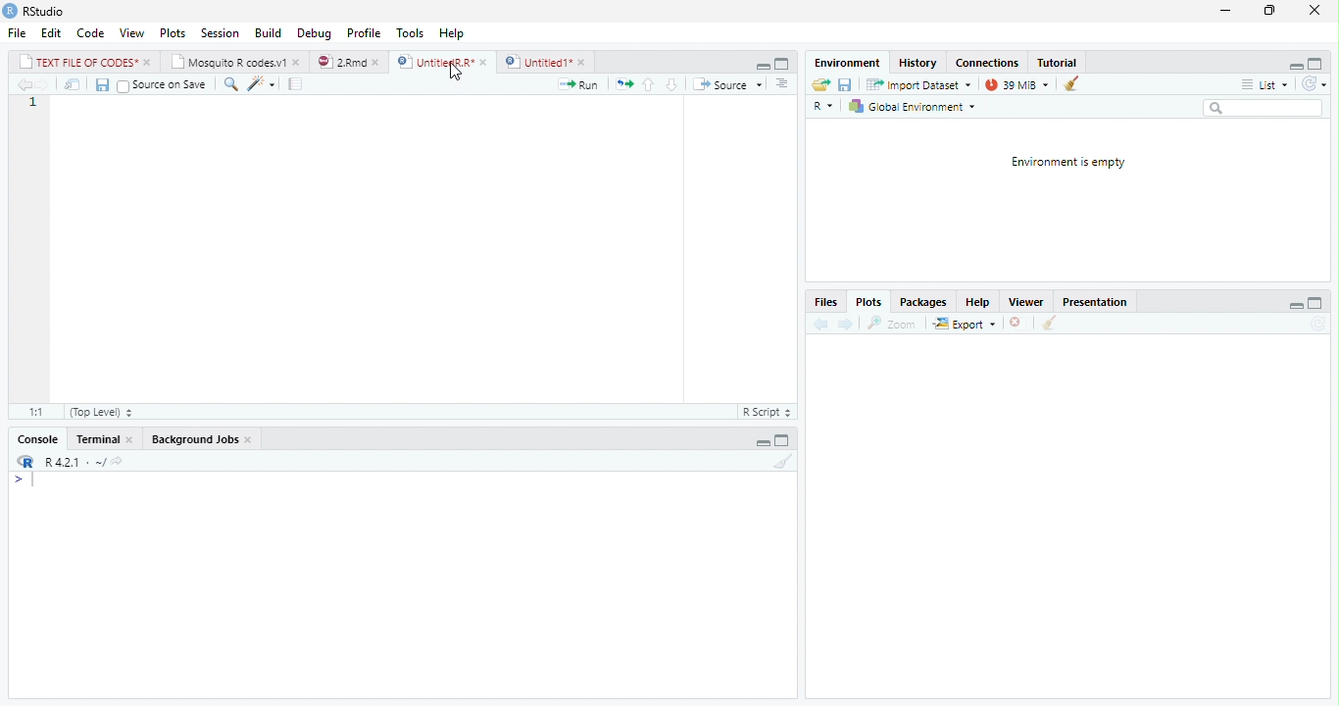 This screenshot has width=1339, height=706. What do you see at coordinates (23, 85) in the screenshot?
I see `Previous` at bounding box center [23, 85].